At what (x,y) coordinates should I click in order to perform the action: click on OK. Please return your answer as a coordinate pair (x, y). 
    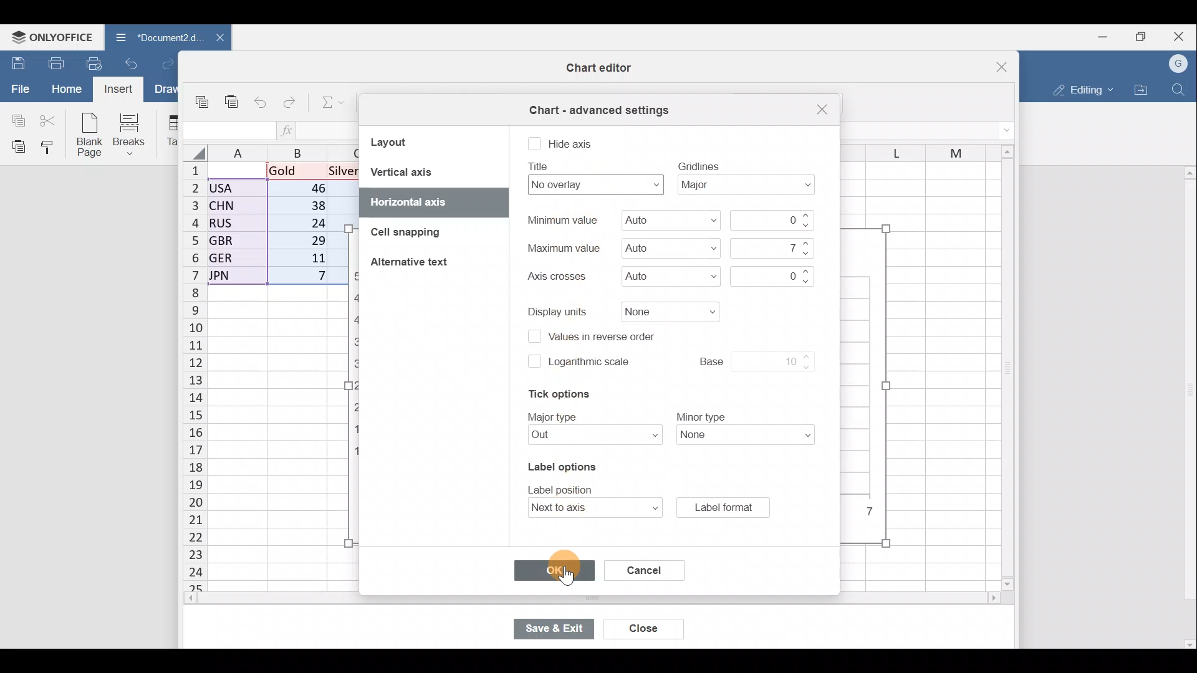
    Looking at the image, I should click on (552, 571).